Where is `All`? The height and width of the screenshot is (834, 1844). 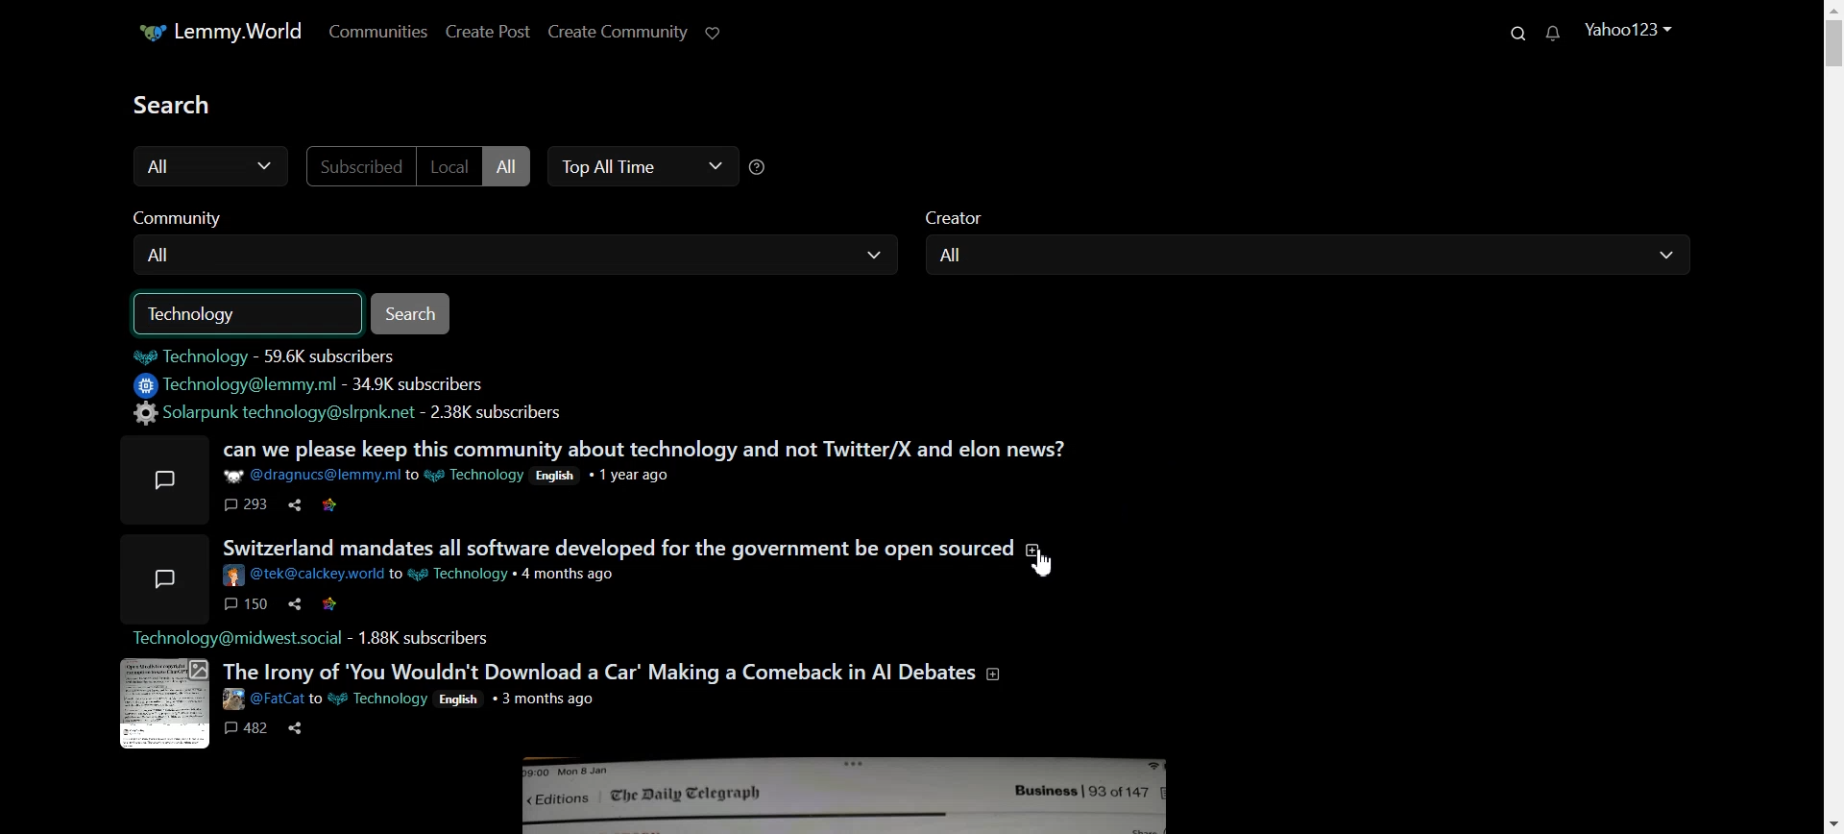
All is located at coordinates (206, 167).